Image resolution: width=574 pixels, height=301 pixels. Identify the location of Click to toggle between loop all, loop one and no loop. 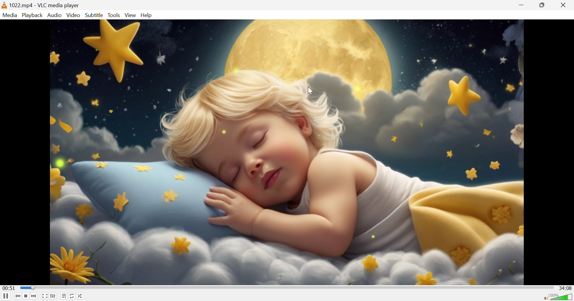
(72, 297).